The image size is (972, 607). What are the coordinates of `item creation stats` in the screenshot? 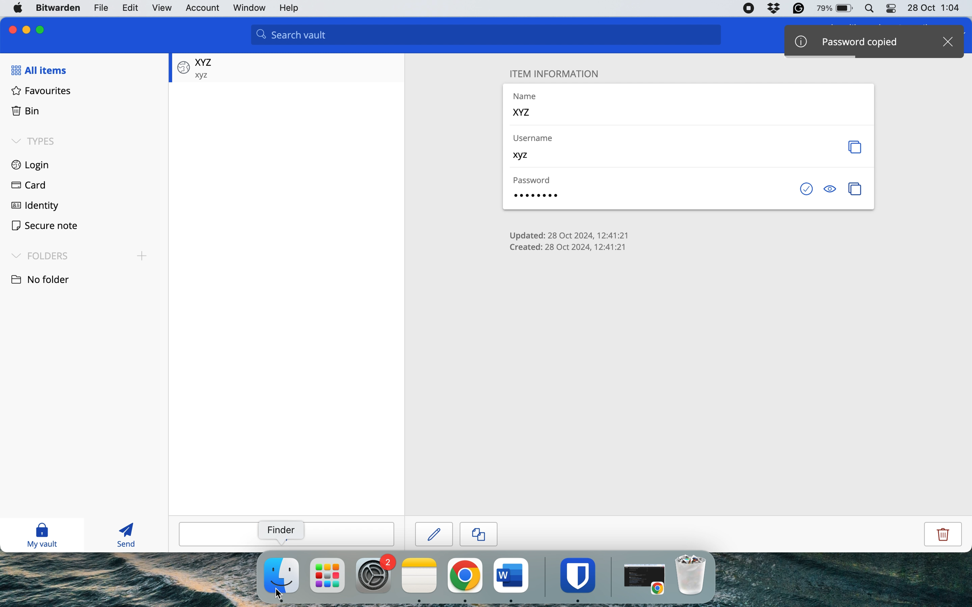 It's located at (572, 248).